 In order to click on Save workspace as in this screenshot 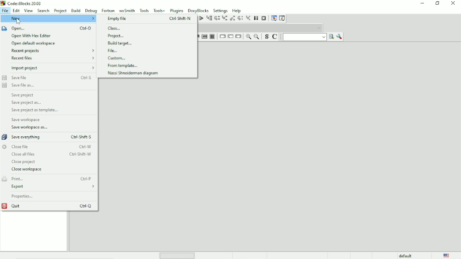, I will do `click(31, 127)`.